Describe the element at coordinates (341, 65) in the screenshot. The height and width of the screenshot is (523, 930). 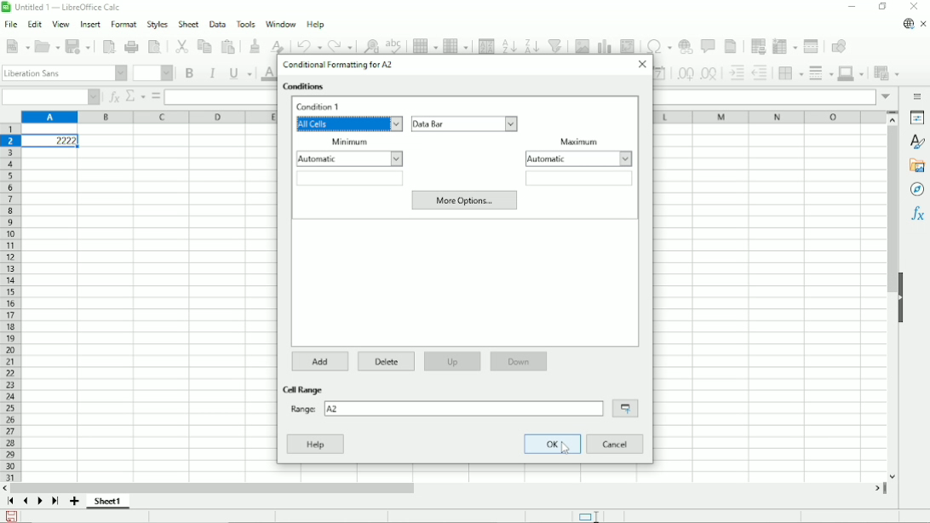
I see `Conditional formatting for A2` at that location.